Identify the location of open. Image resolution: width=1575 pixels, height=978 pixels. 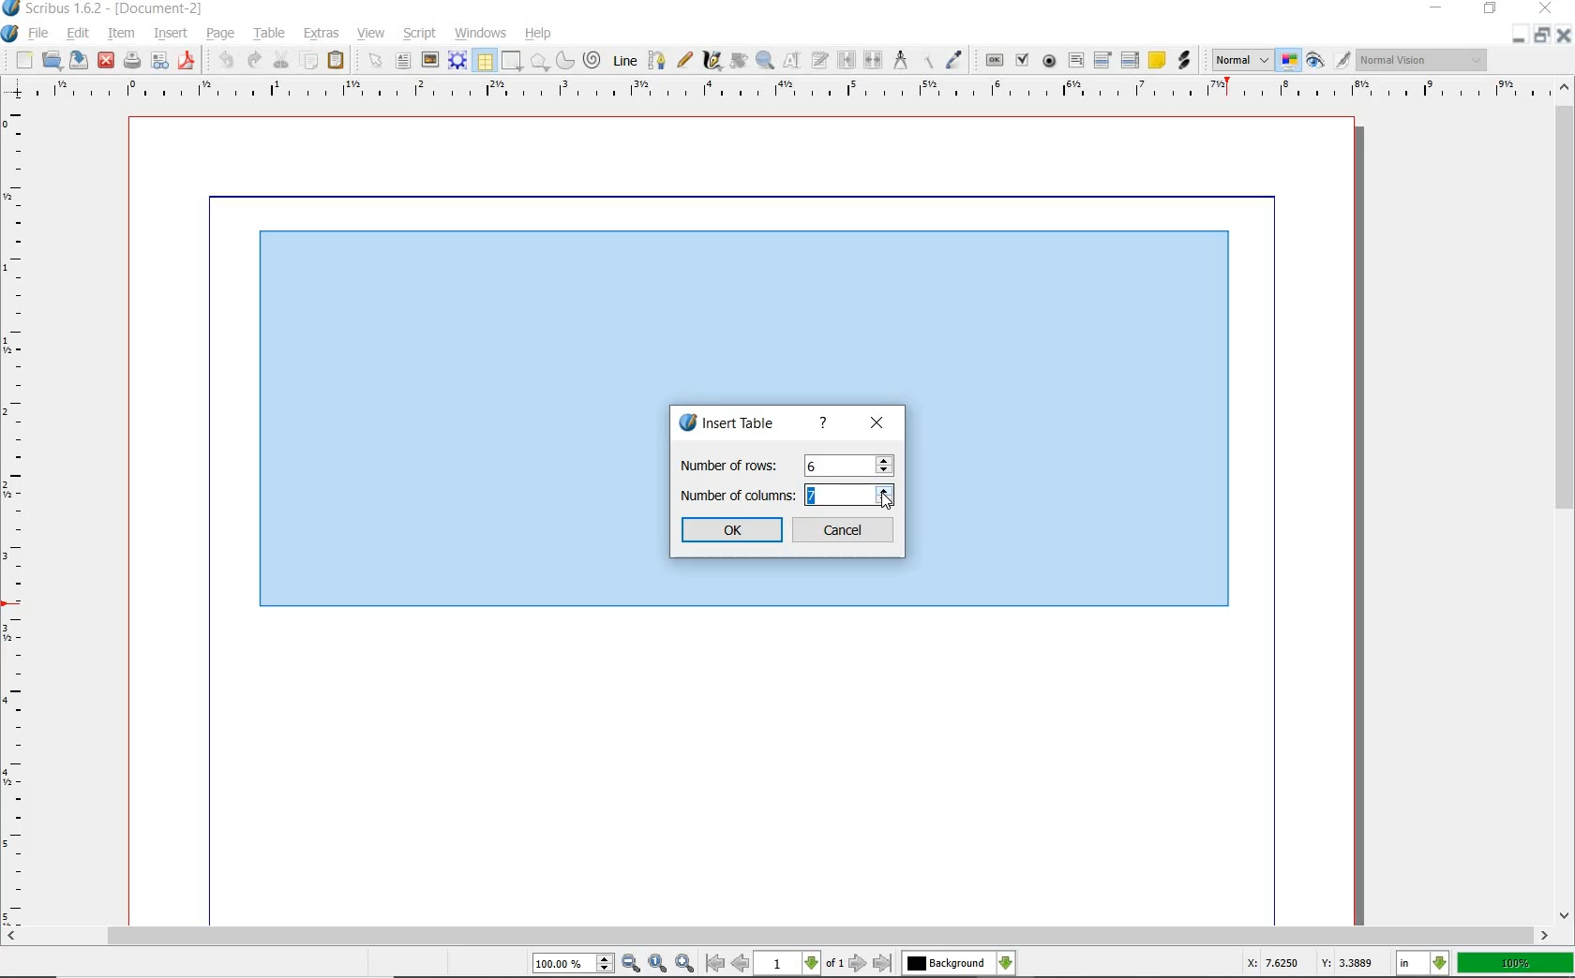
(52, 61).